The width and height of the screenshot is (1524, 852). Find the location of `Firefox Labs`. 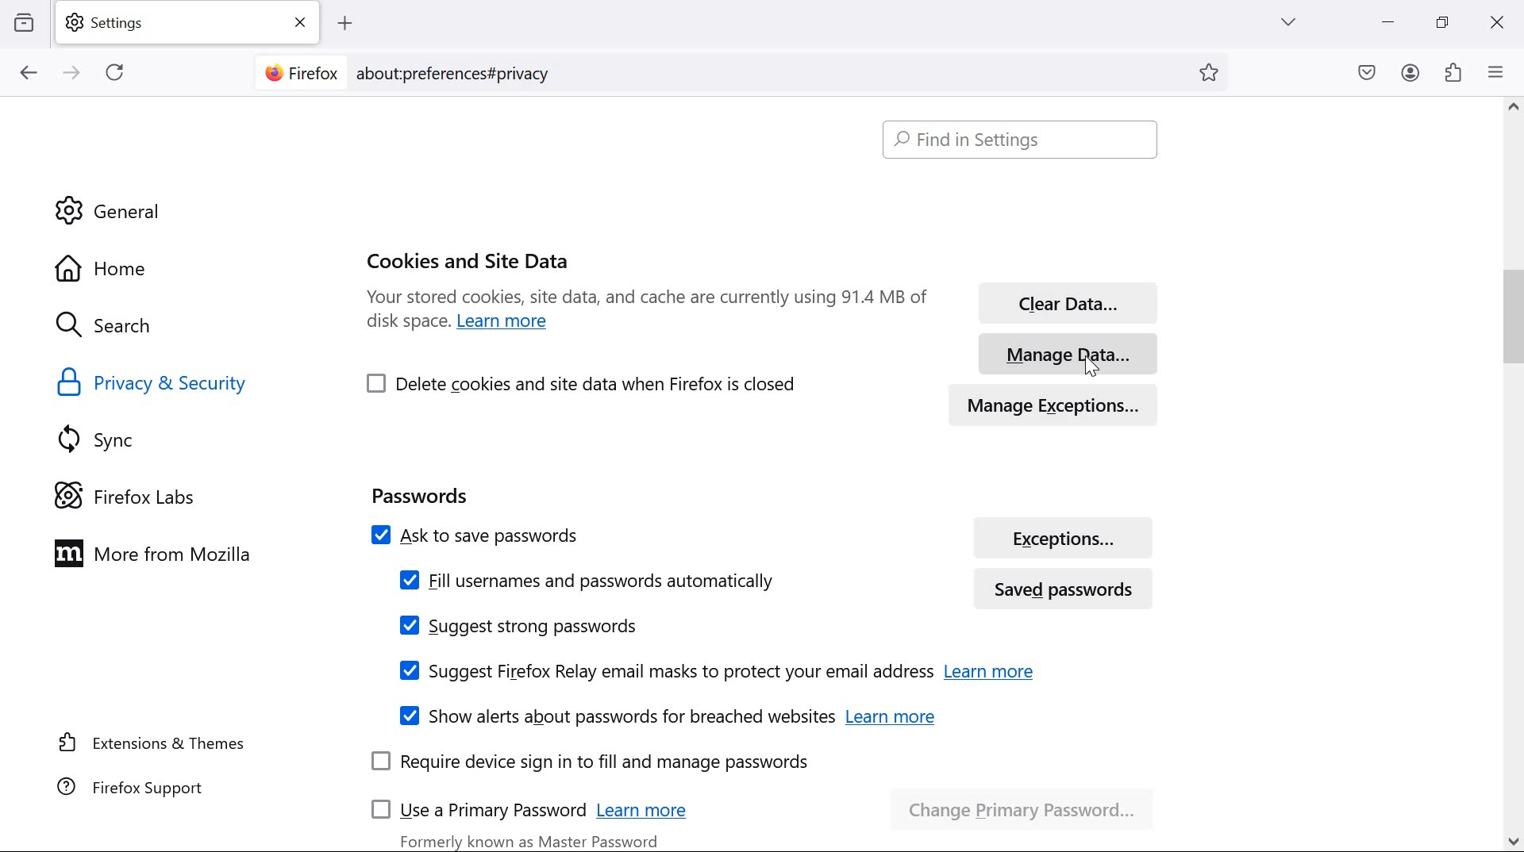

Firefox Labs is located at coordinates (138, 494).